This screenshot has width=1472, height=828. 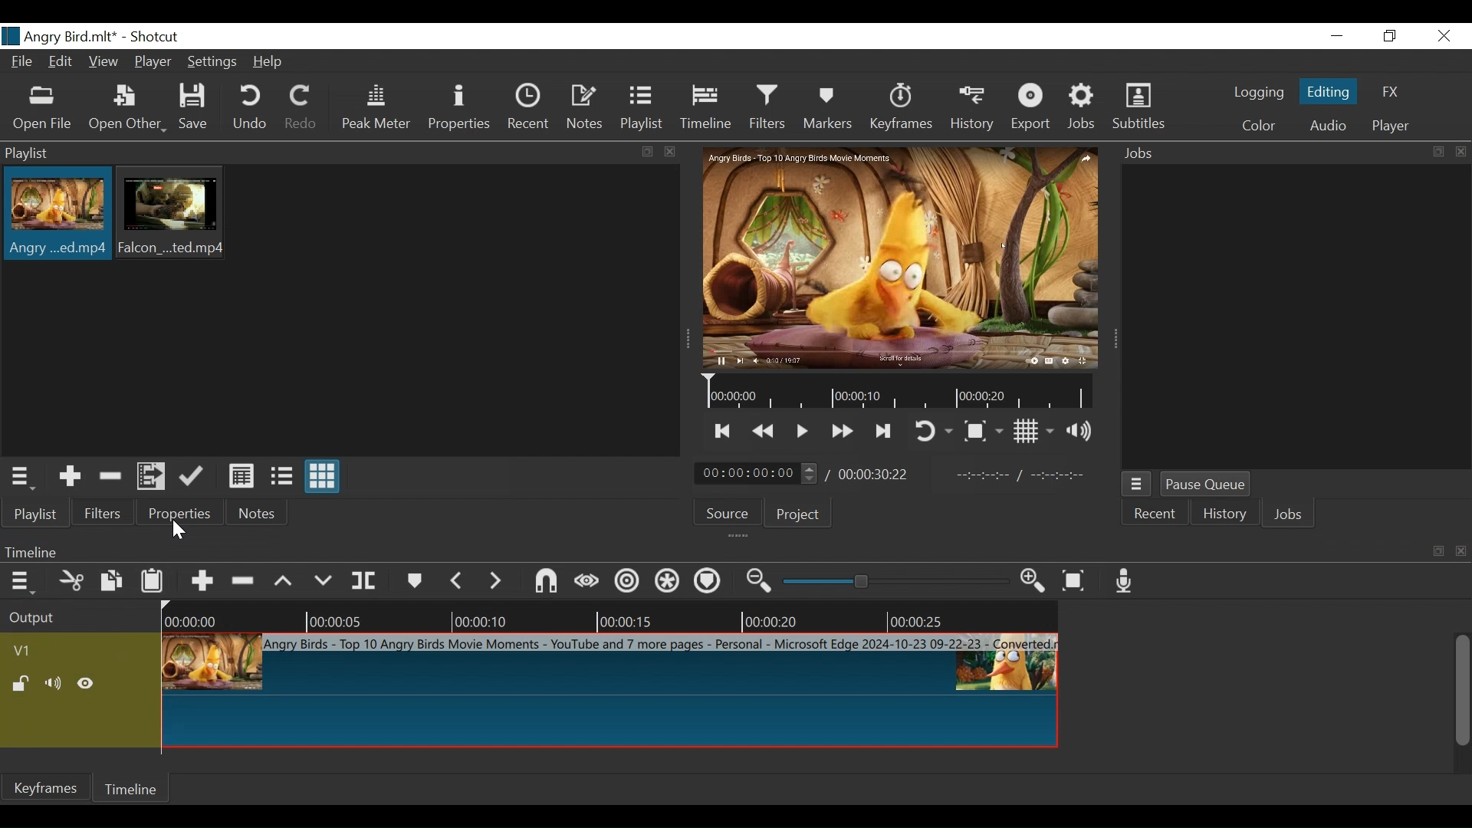 I want to click on Jobs Panel, so click(x=1294, y=319).